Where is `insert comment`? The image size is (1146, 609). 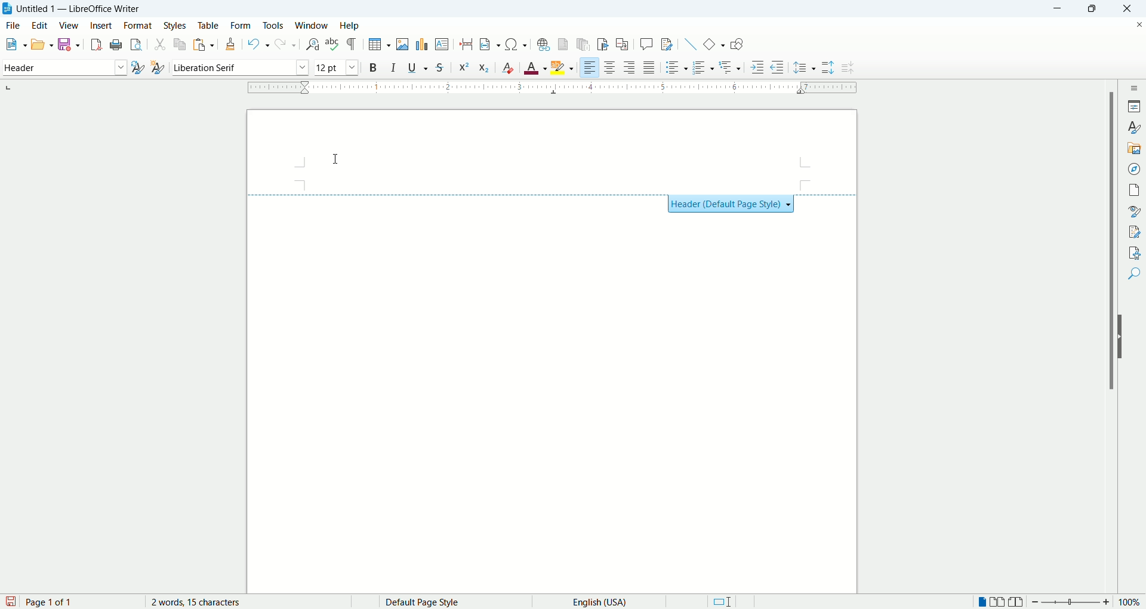
insert comment is located at coordinates (647, 44).